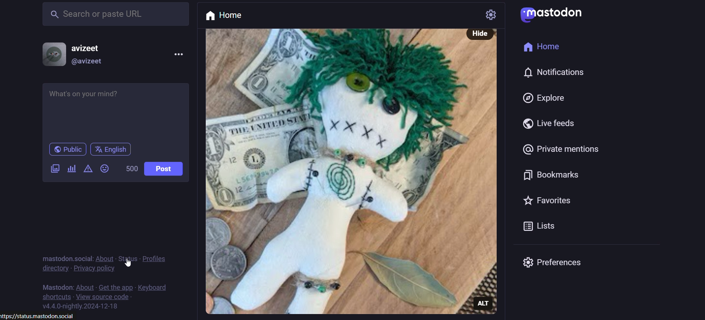 The height and width of the screenshot is (320, 705). I want to click on language, so click(113, 150).